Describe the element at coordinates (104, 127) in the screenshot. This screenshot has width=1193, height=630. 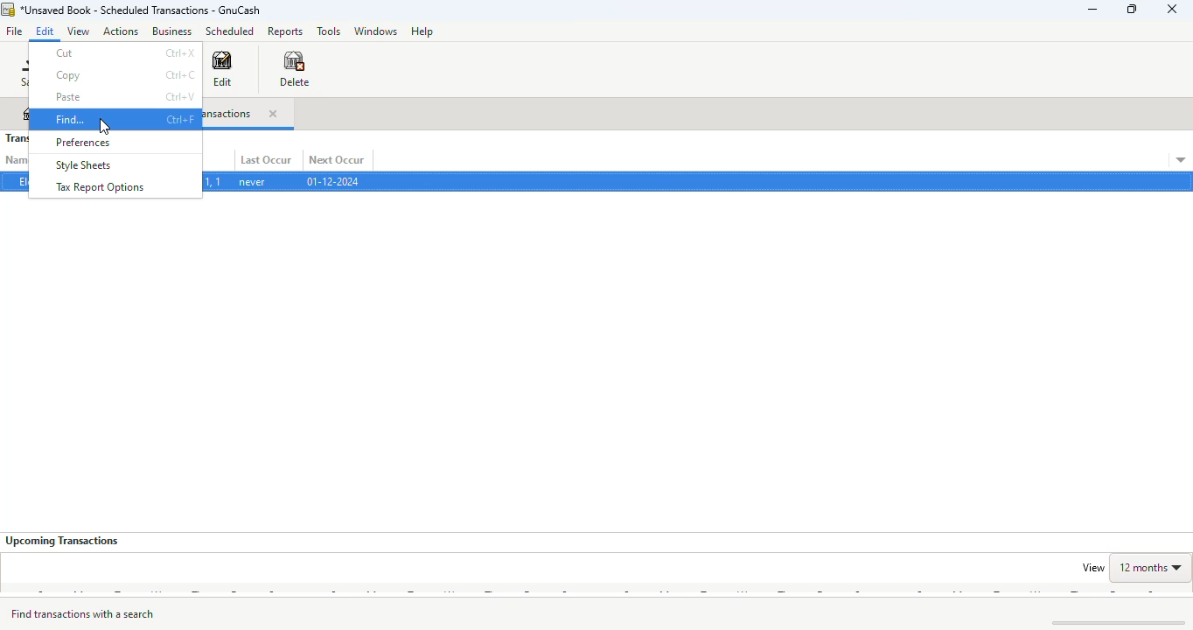
I see `cursor` at that location.